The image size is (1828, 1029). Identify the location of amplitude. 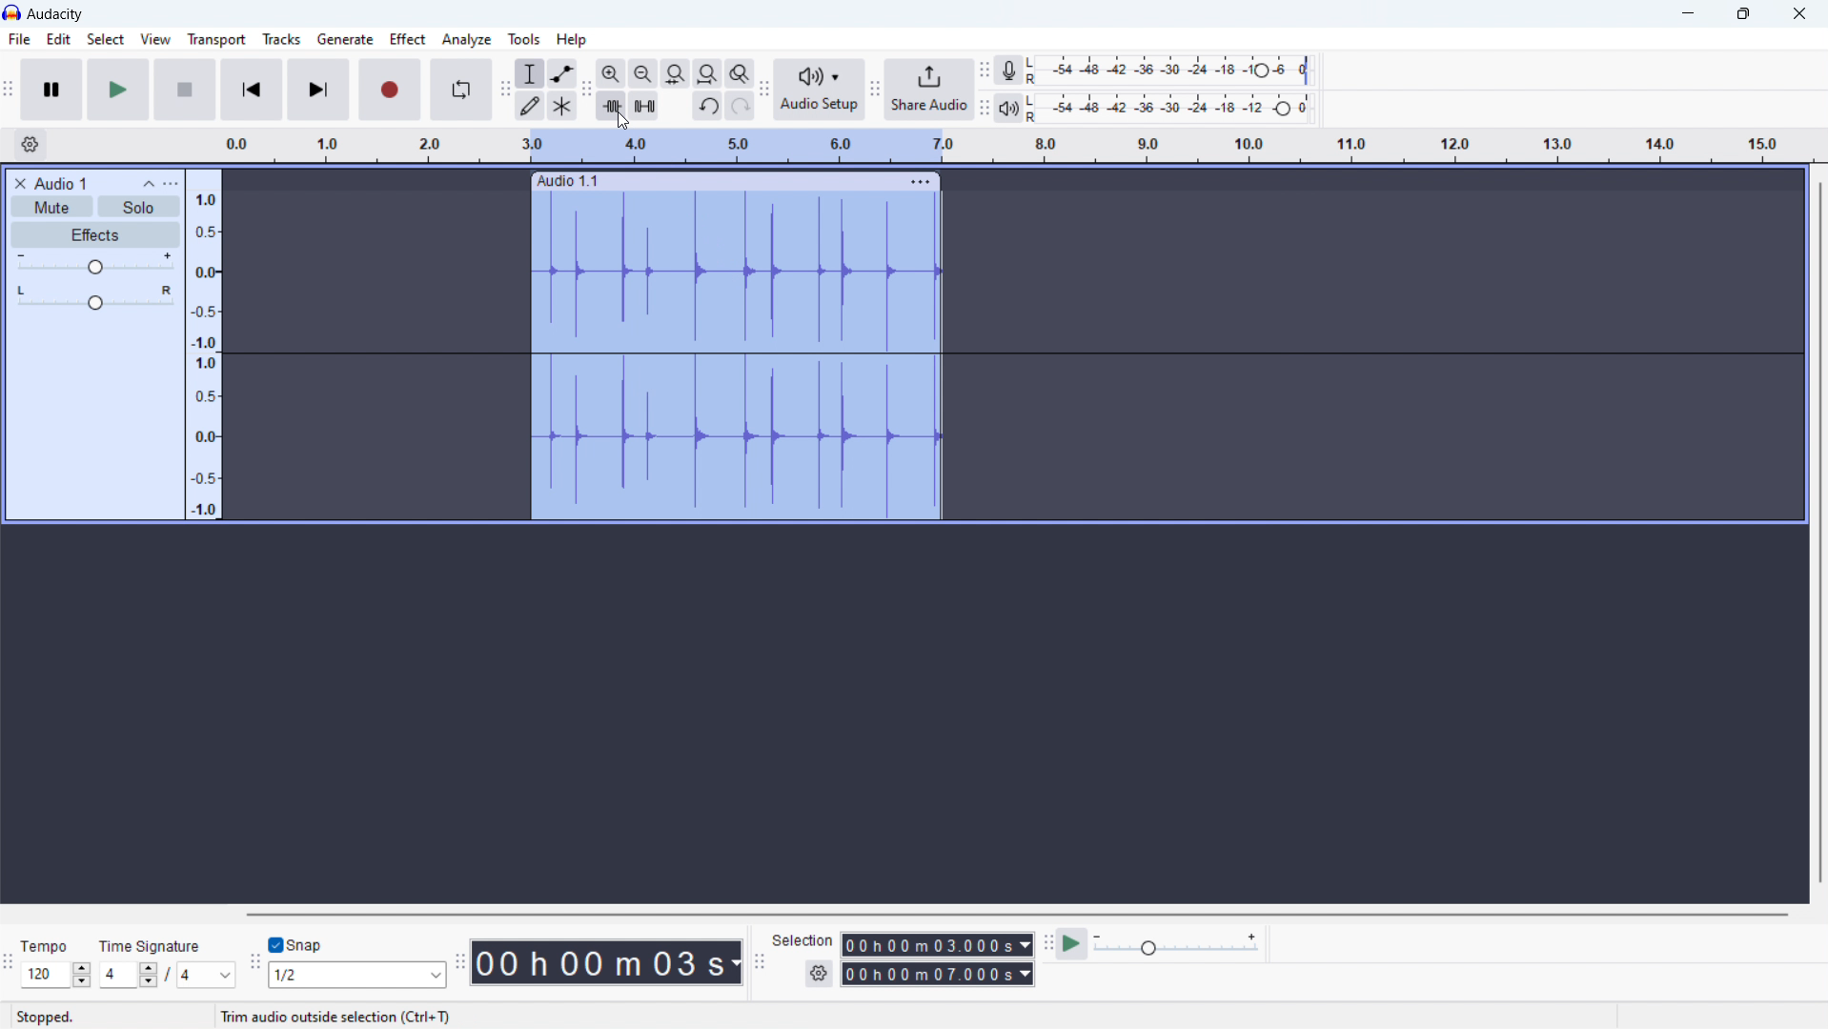
(204, 344).